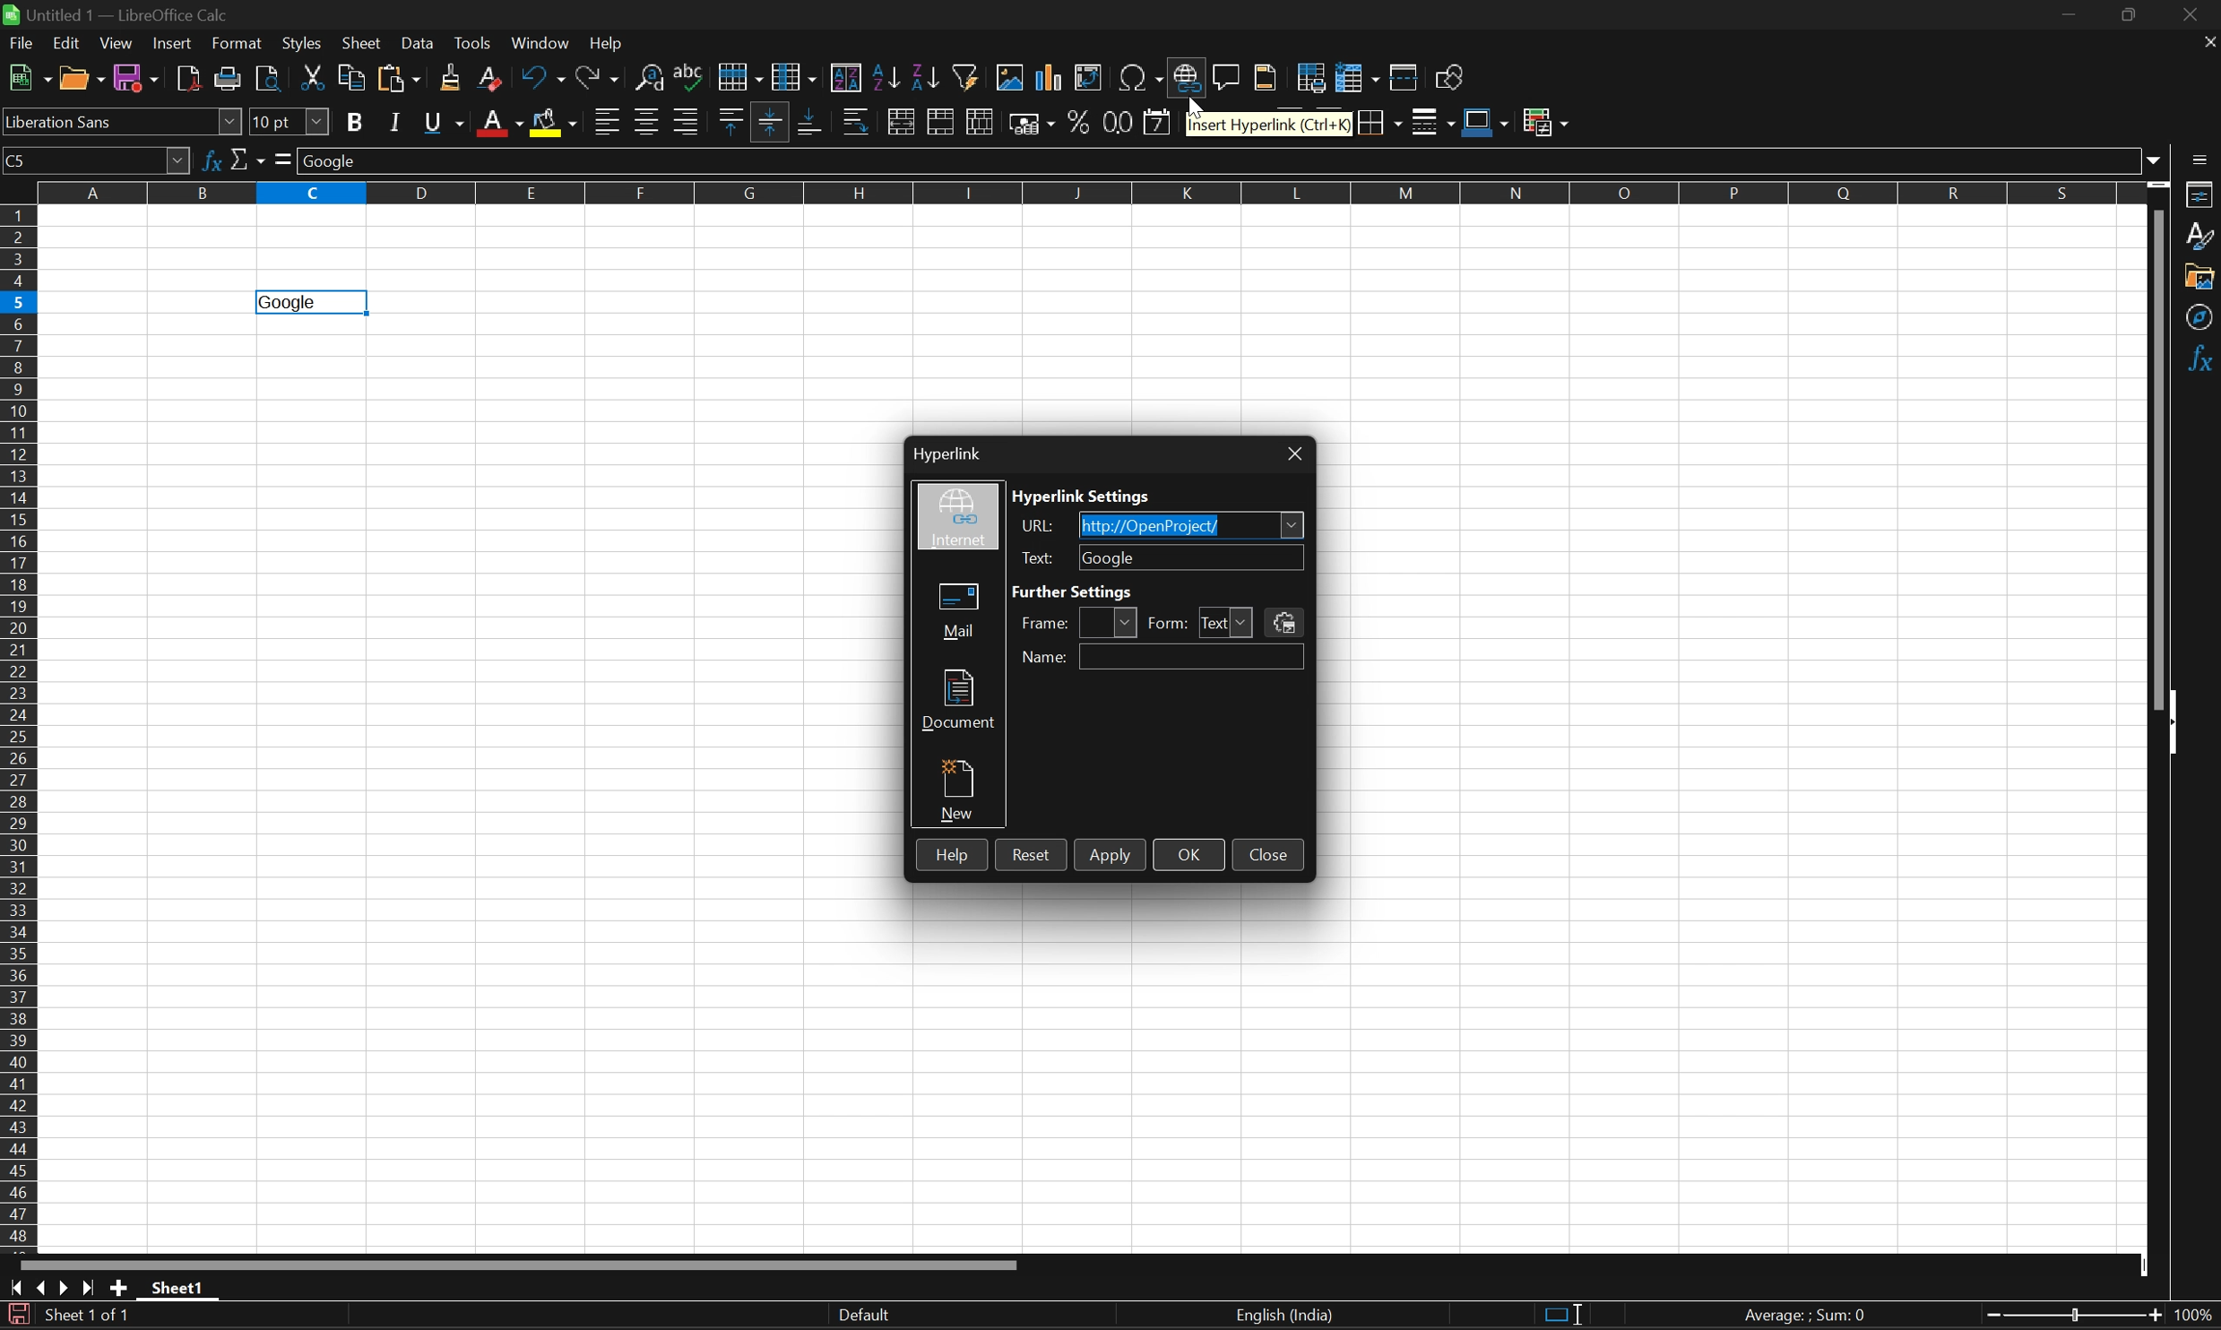 This screenshot has width=2221, height=1330. I want to click on Function wizard, so click(215, 160).